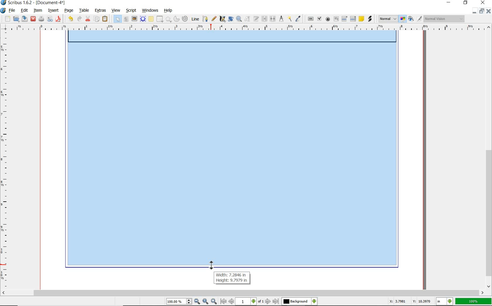 The image size is (492, 306). I want to click on minimize, so click(475, 11).